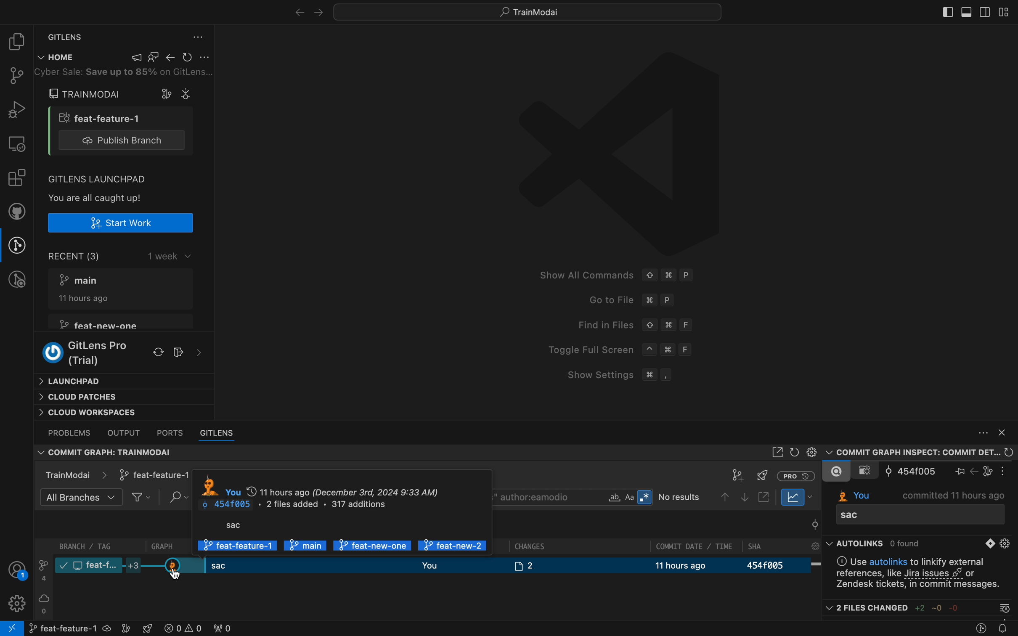 This screenshot has width=1018, height=636. What do you see at coordinates (19, 212) in the screenshot?
I see `github` at bounding box center [19, 212].